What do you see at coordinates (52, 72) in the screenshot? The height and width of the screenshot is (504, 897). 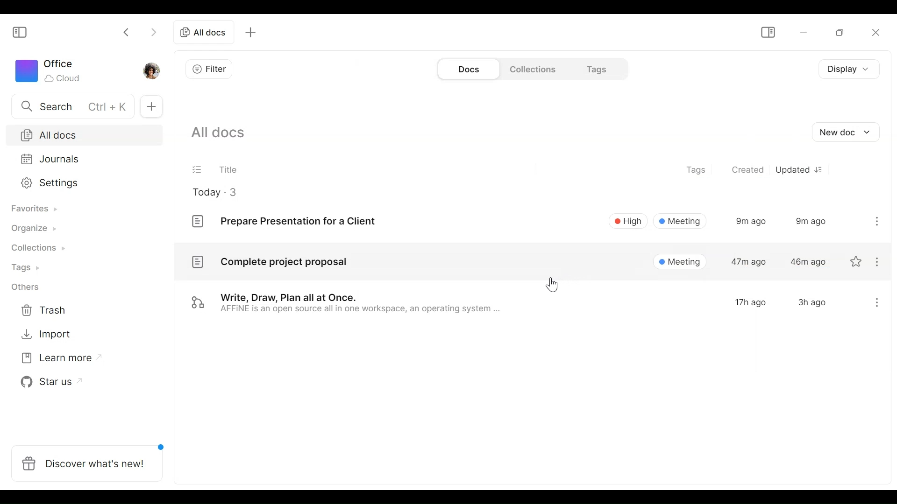 I see `Worksapce` at bounding box center [52, 72].